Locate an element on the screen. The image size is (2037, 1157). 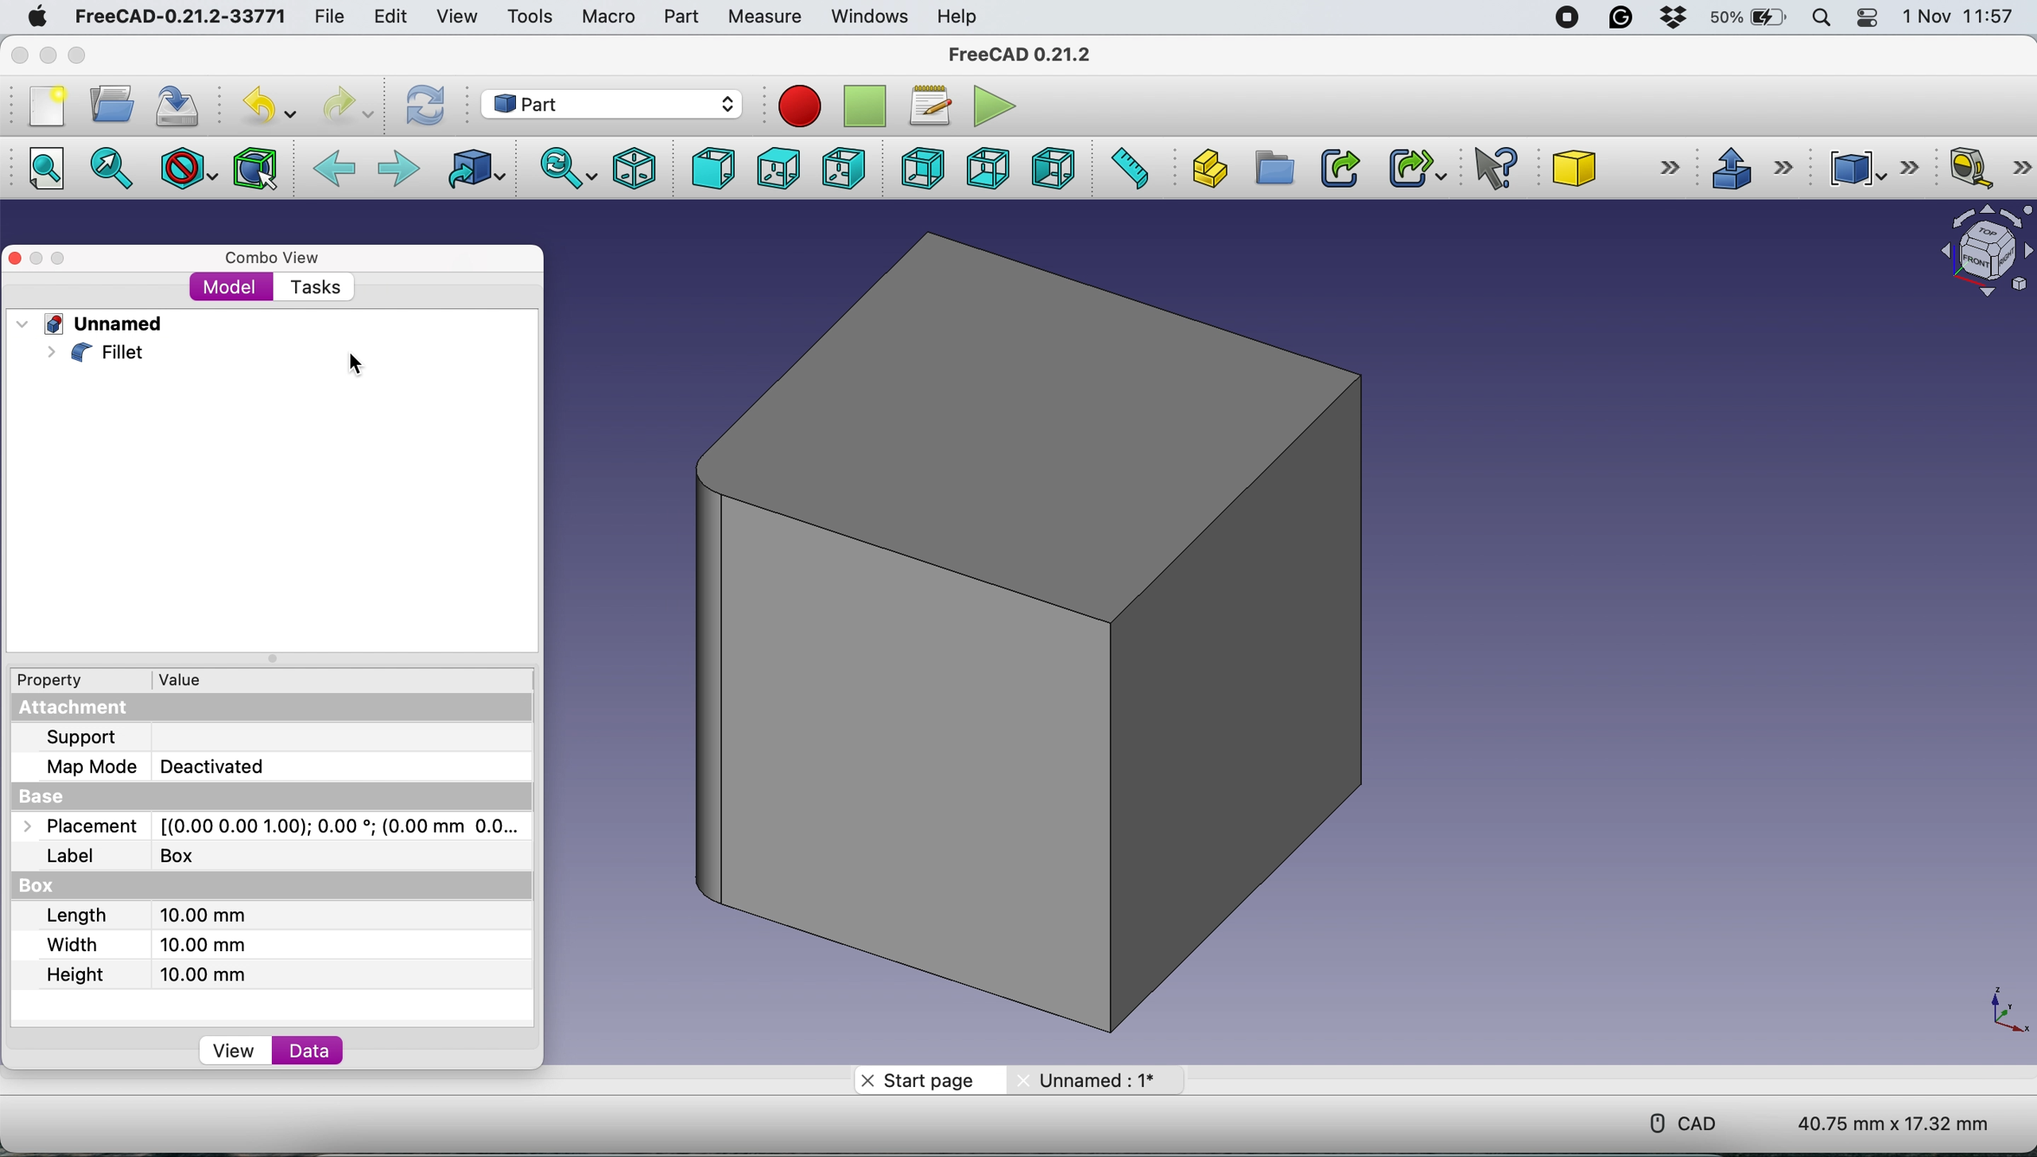
rear is located at coordinates (922, 168).